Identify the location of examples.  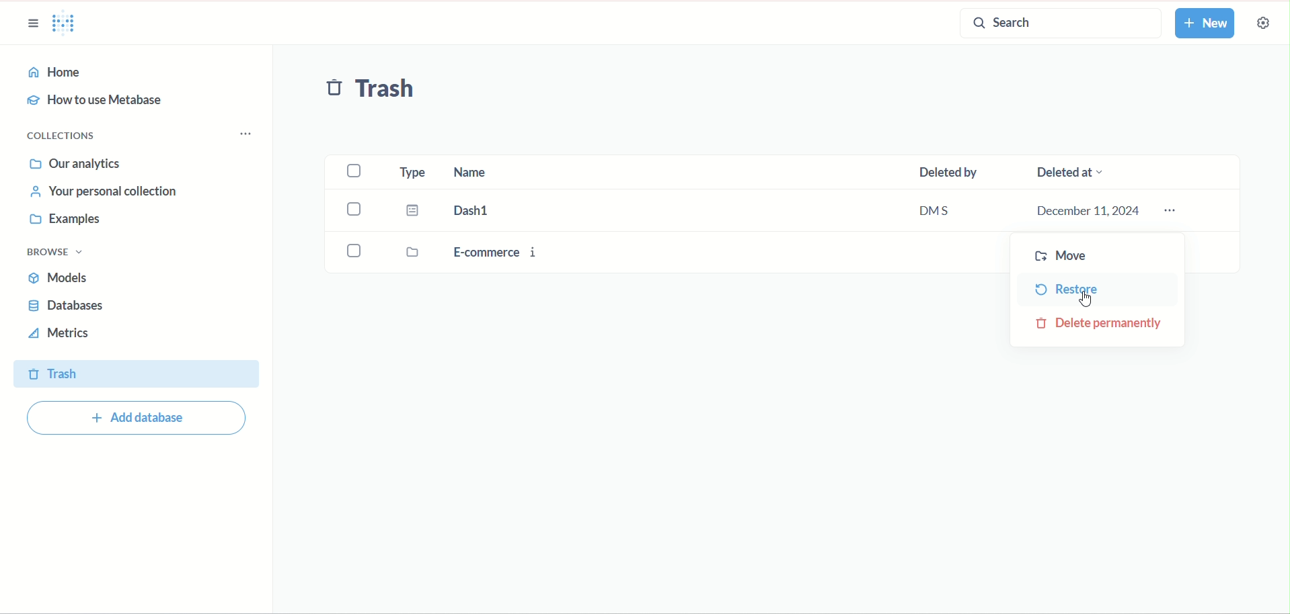
(66, 220).